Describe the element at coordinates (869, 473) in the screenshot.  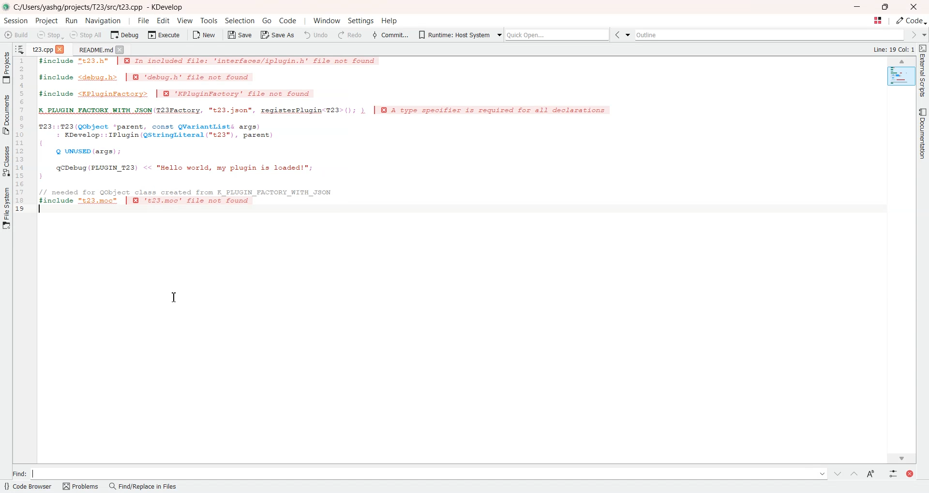
I see `Match case Sensitive` at that location.